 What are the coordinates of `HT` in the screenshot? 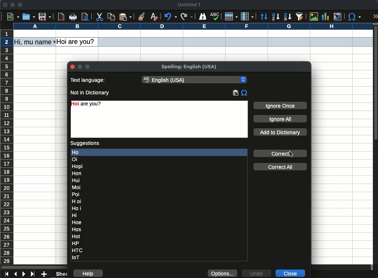 It's located at (78, 250).